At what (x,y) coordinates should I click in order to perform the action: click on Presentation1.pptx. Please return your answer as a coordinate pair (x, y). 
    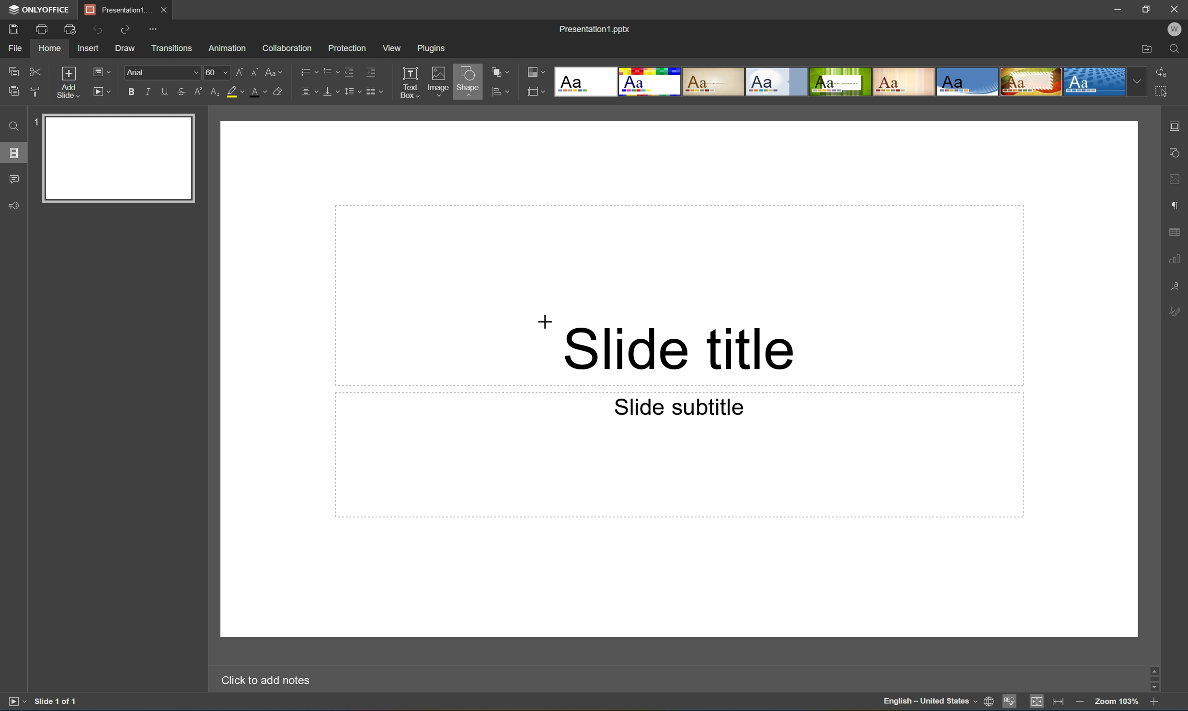
    Looking at the image, I should click on (594, 31).